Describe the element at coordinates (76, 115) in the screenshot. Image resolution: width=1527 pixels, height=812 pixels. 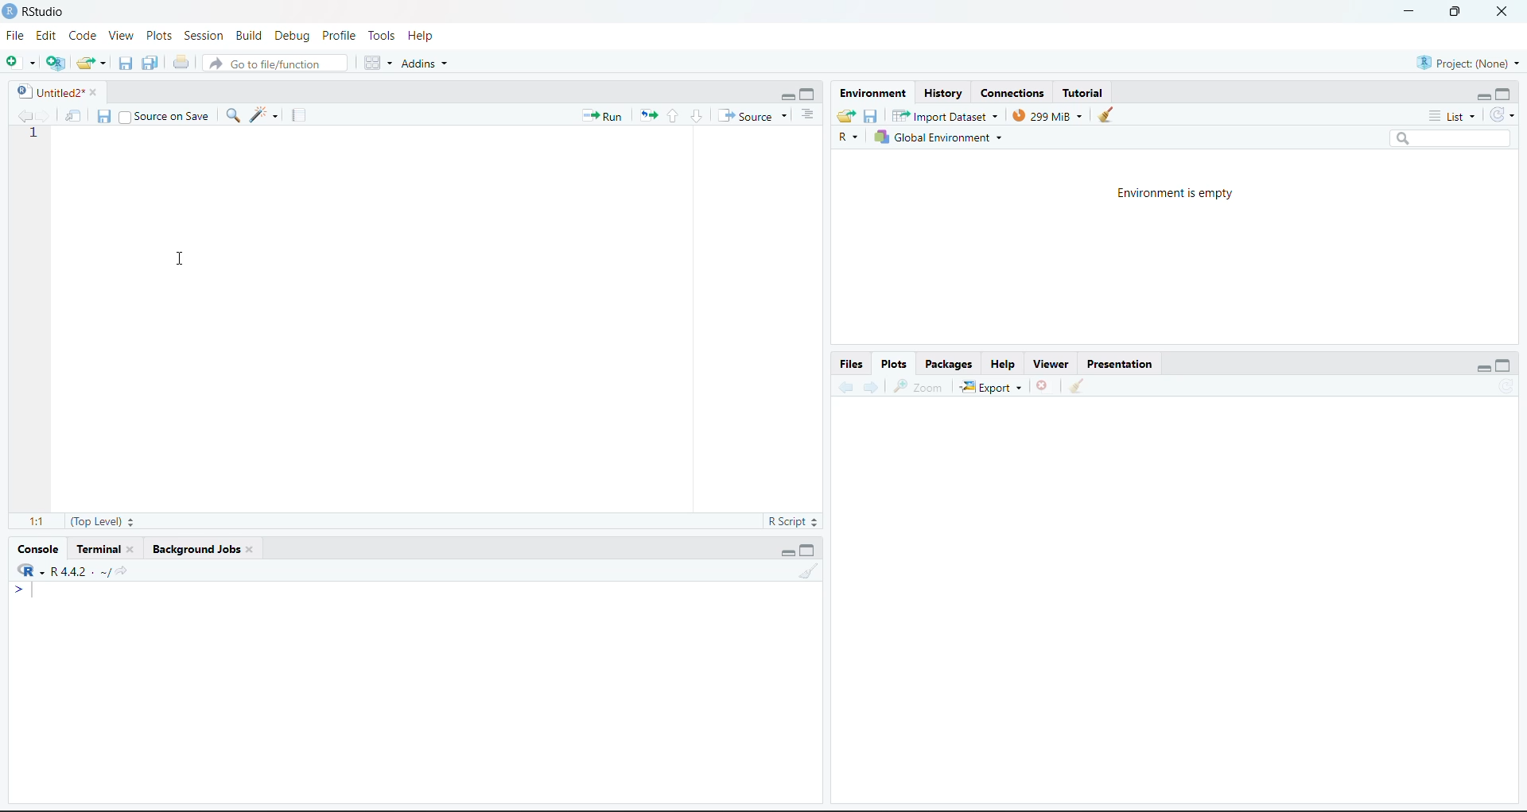
I see `show in new window` at that location.